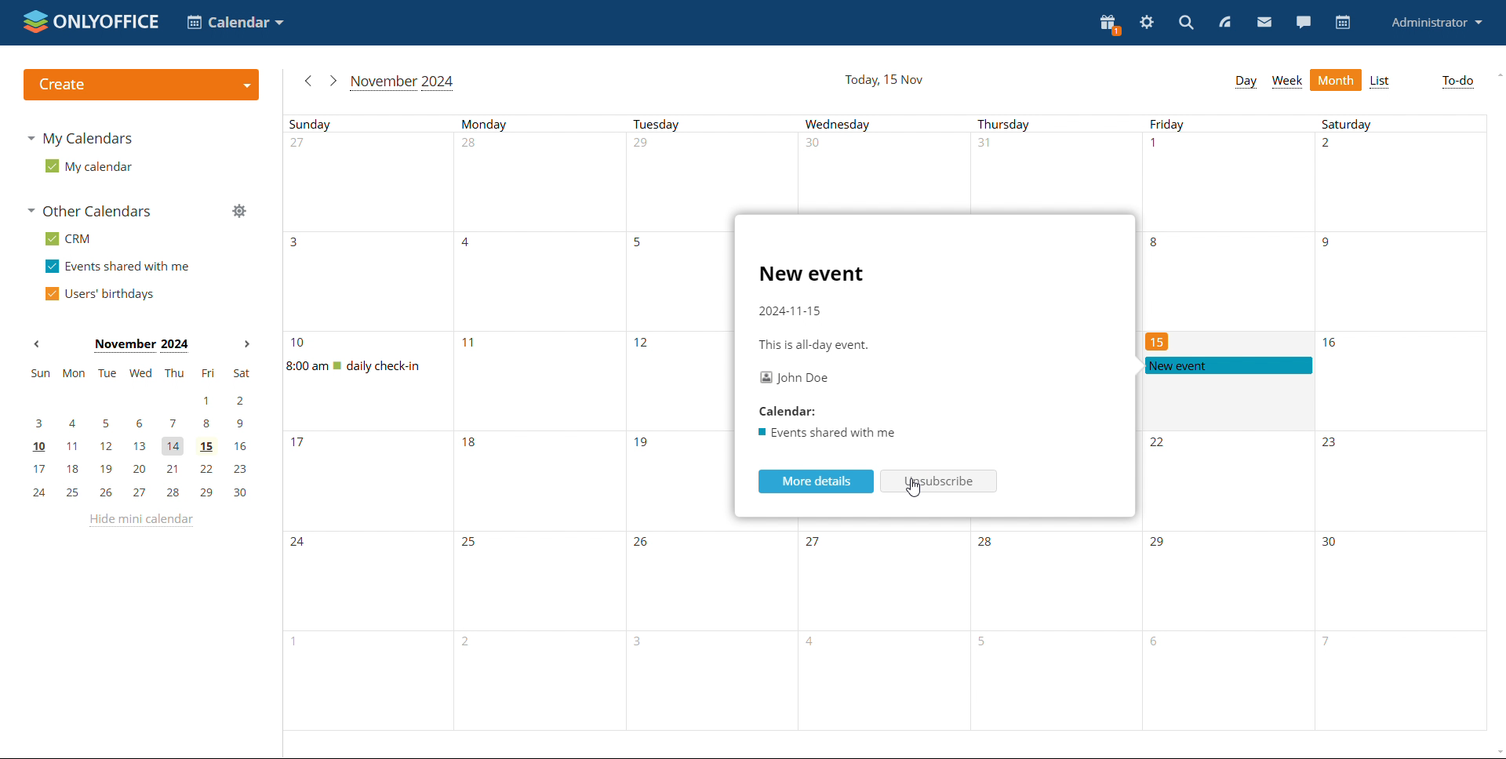  What do you see at coordinates (883, 80) in the screenshot?
I see `current date` at bounding box center [883, 80].